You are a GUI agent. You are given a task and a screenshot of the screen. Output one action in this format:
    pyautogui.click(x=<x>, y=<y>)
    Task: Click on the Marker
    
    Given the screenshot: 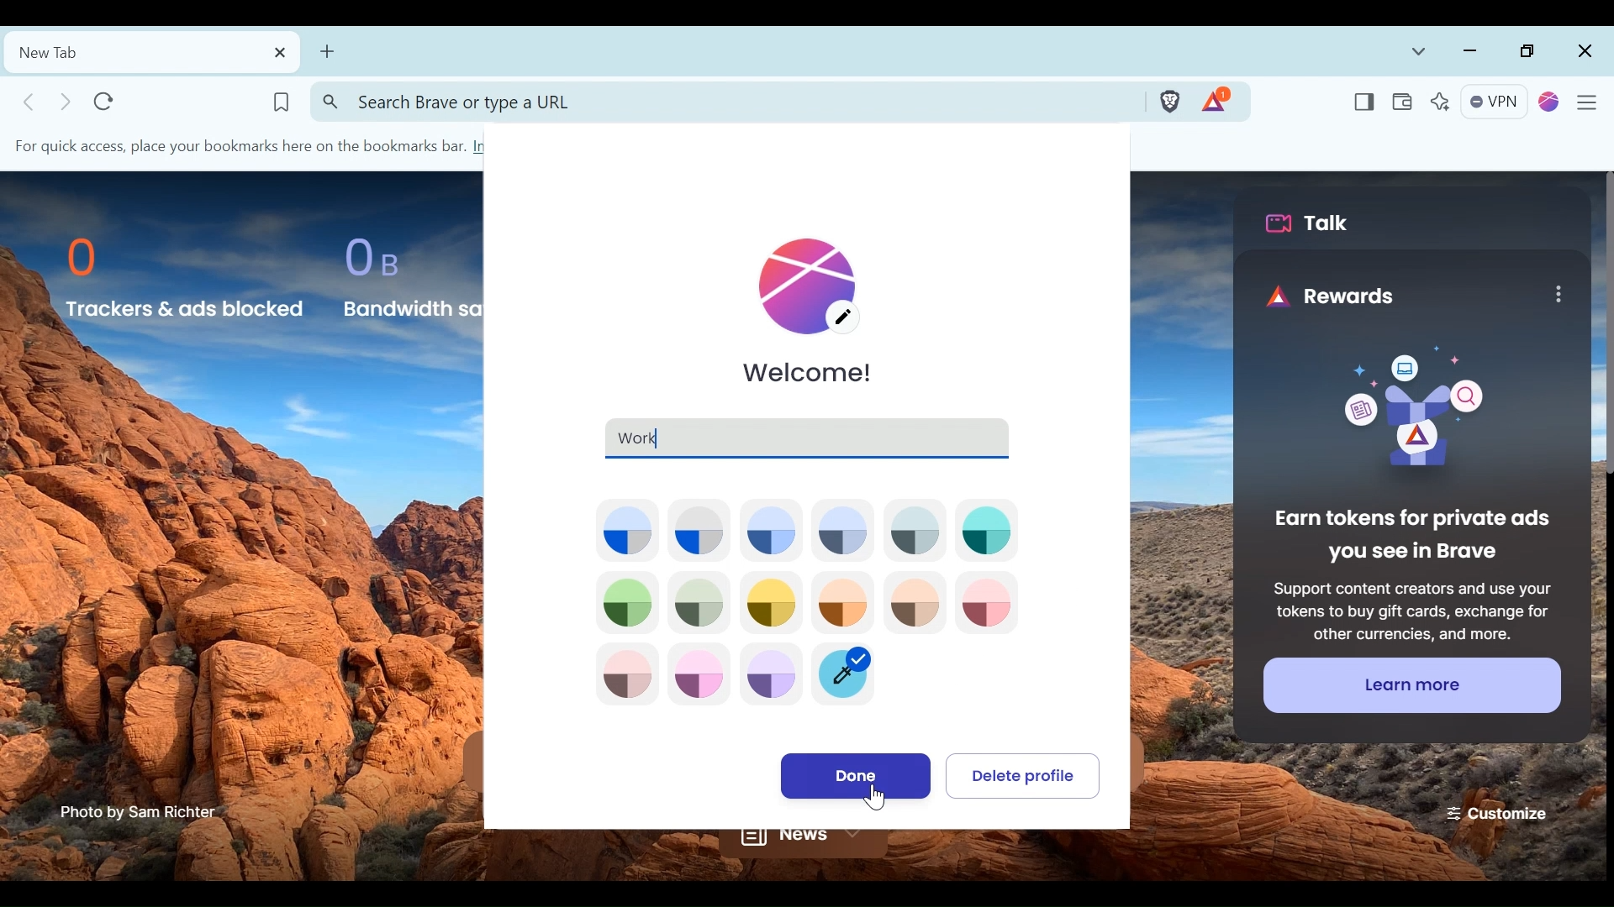 What is the action you would take?
    pyautogui.click(x=852, y=674)
    